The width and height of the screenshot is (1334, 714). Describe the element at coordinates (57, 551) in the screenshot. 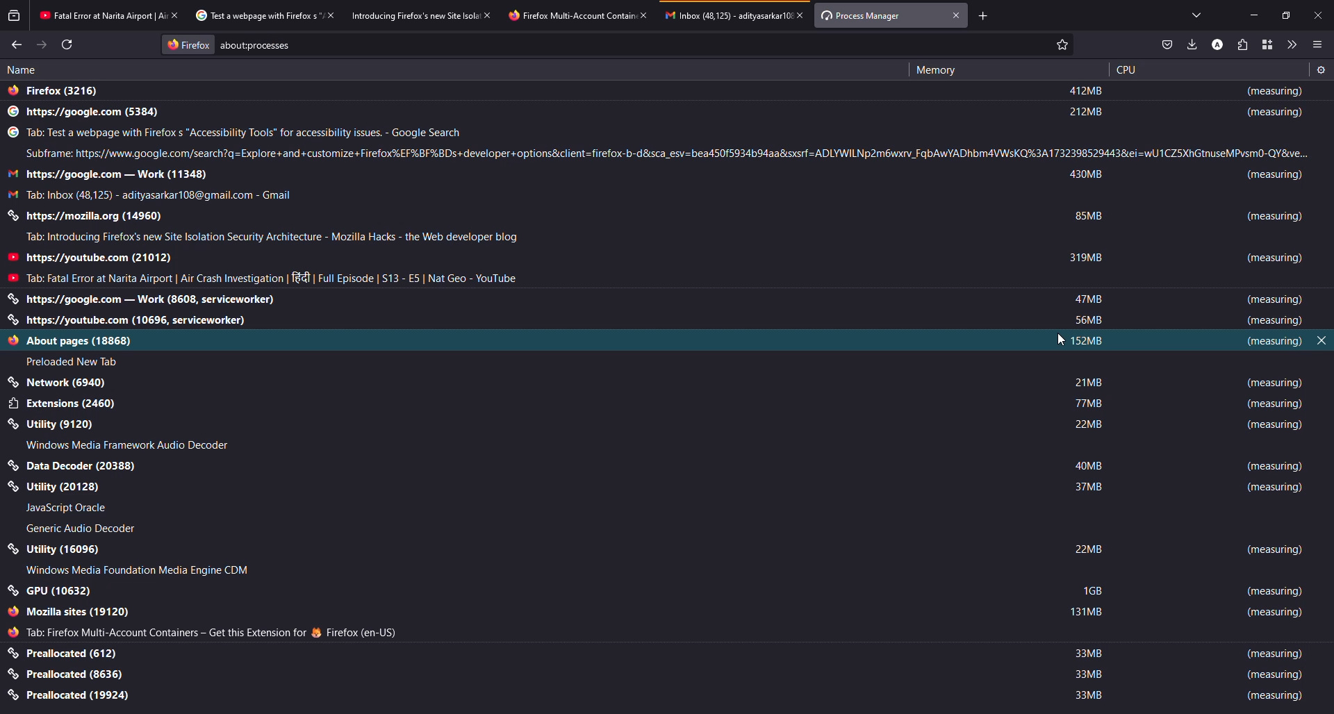

I see `utility (16096)` at that location.